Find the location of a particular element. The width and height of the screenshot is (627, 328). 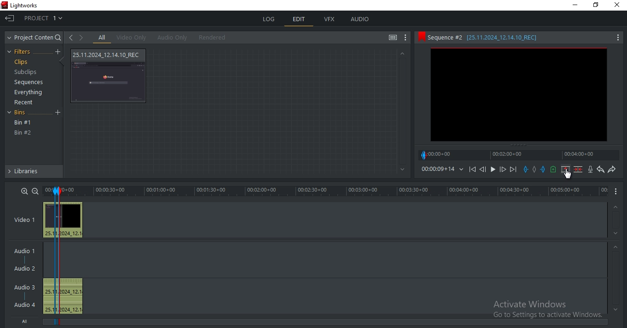

project content is located at coordinates (35, 38).